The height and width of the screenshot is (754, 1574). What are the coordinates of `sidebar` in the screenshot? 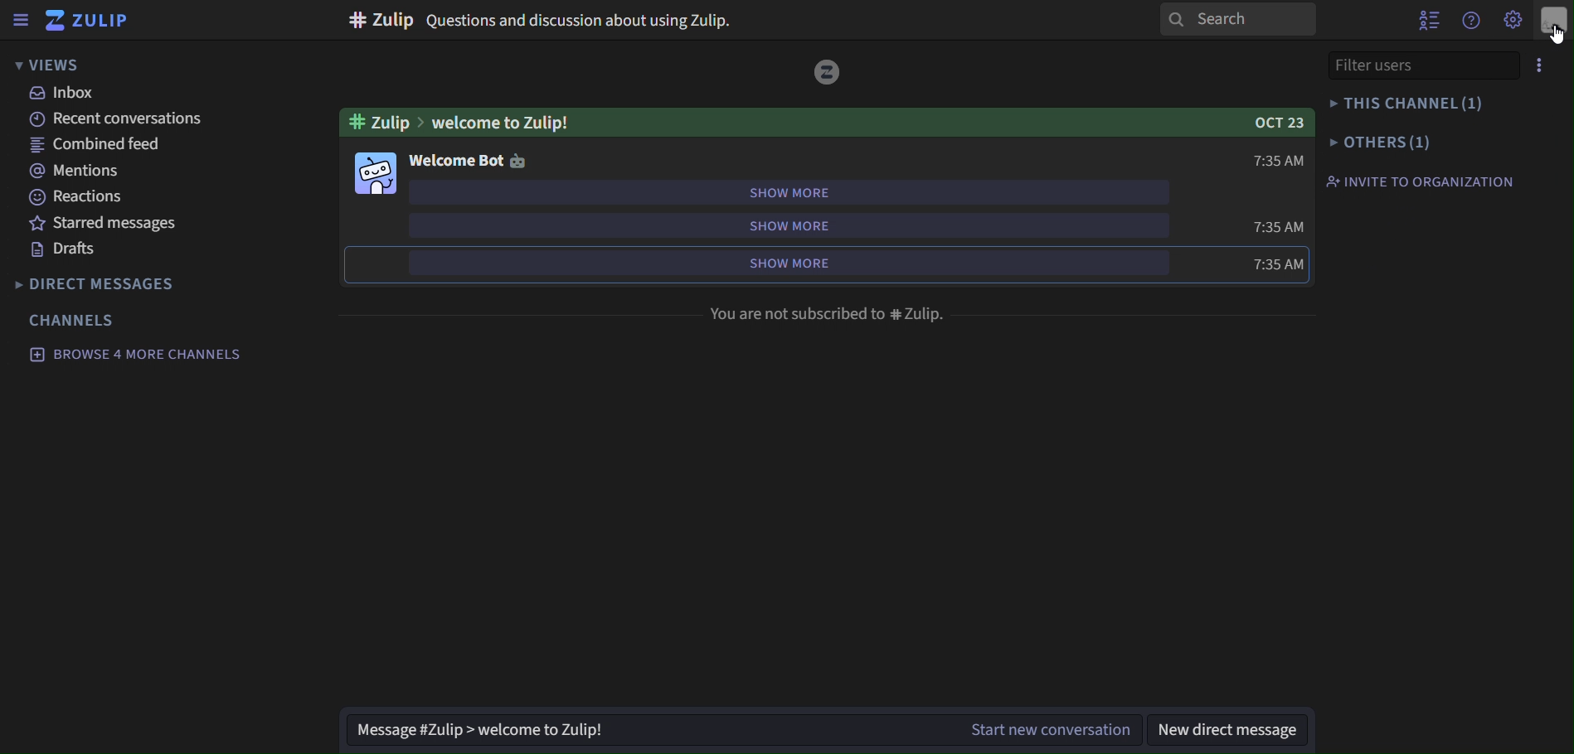 It's located at (21, 22).